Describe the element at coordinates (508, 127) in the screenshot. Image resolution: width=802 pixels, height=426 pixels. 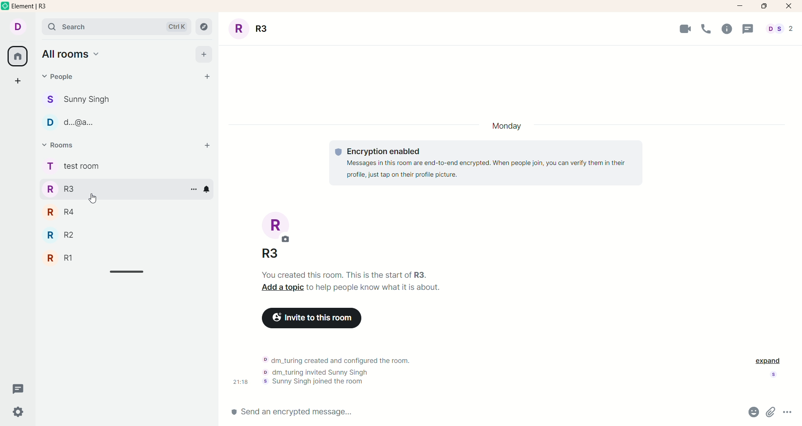
I see `ay` at that location.